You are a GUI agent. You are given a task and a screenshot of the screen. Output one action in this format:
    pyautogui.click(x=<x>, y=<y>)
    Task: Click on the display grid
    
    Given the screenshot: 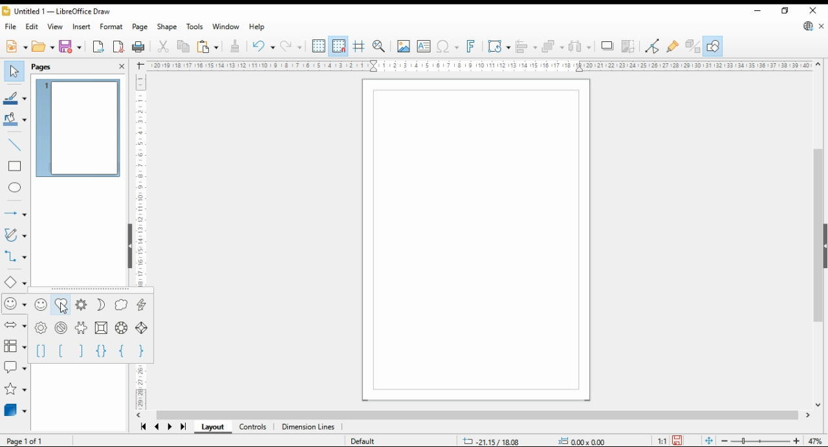 What is the action you would take?
    pyautogui.click(x=319, y=47)
    